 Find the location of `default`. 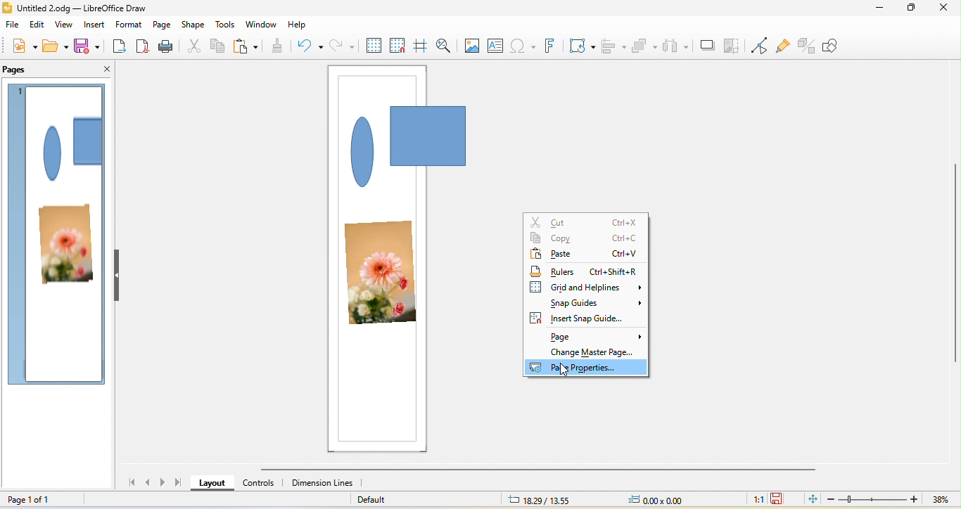

default is located at coordinates (409, 500).